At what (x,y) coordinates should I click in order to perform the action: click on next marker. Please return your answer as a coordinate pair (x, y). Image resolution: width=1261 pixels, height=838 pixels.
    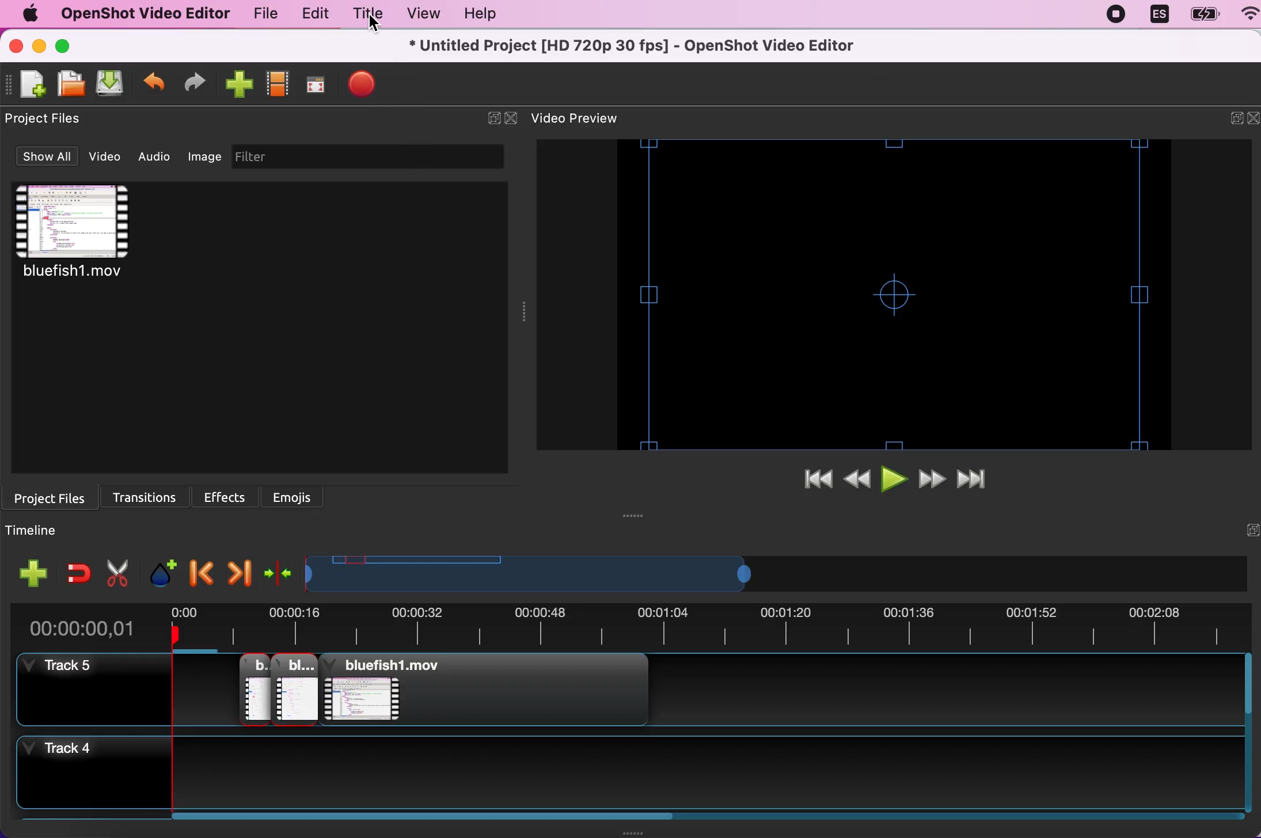
    Looking at the image, I should click on (238, 570).